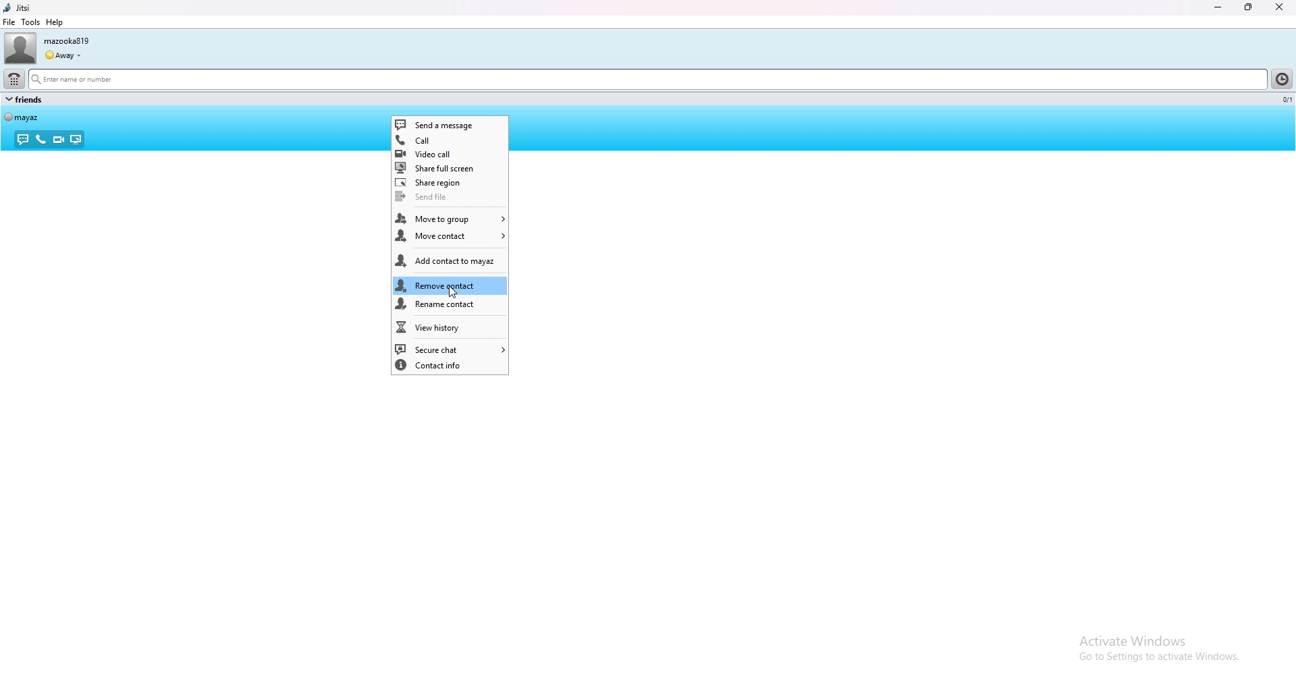 Image resolution: width=1296 pixels, height=695 pixels. What do you see at coordinates (53, 22) in the screenshot?
I see `help` at bounding box center [53, 22].